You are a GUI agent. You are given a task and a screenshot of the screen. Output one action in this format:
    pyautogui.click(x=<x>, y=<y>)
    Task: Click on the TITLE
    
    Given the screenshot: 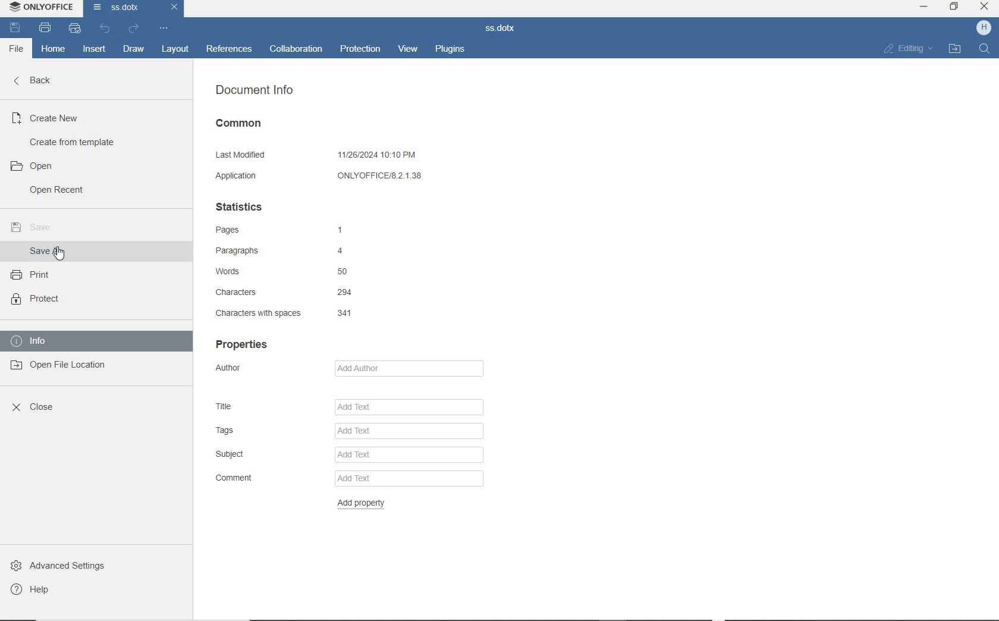 What is the action you would take?
    pyautogui.click(x=348, y=407)
    